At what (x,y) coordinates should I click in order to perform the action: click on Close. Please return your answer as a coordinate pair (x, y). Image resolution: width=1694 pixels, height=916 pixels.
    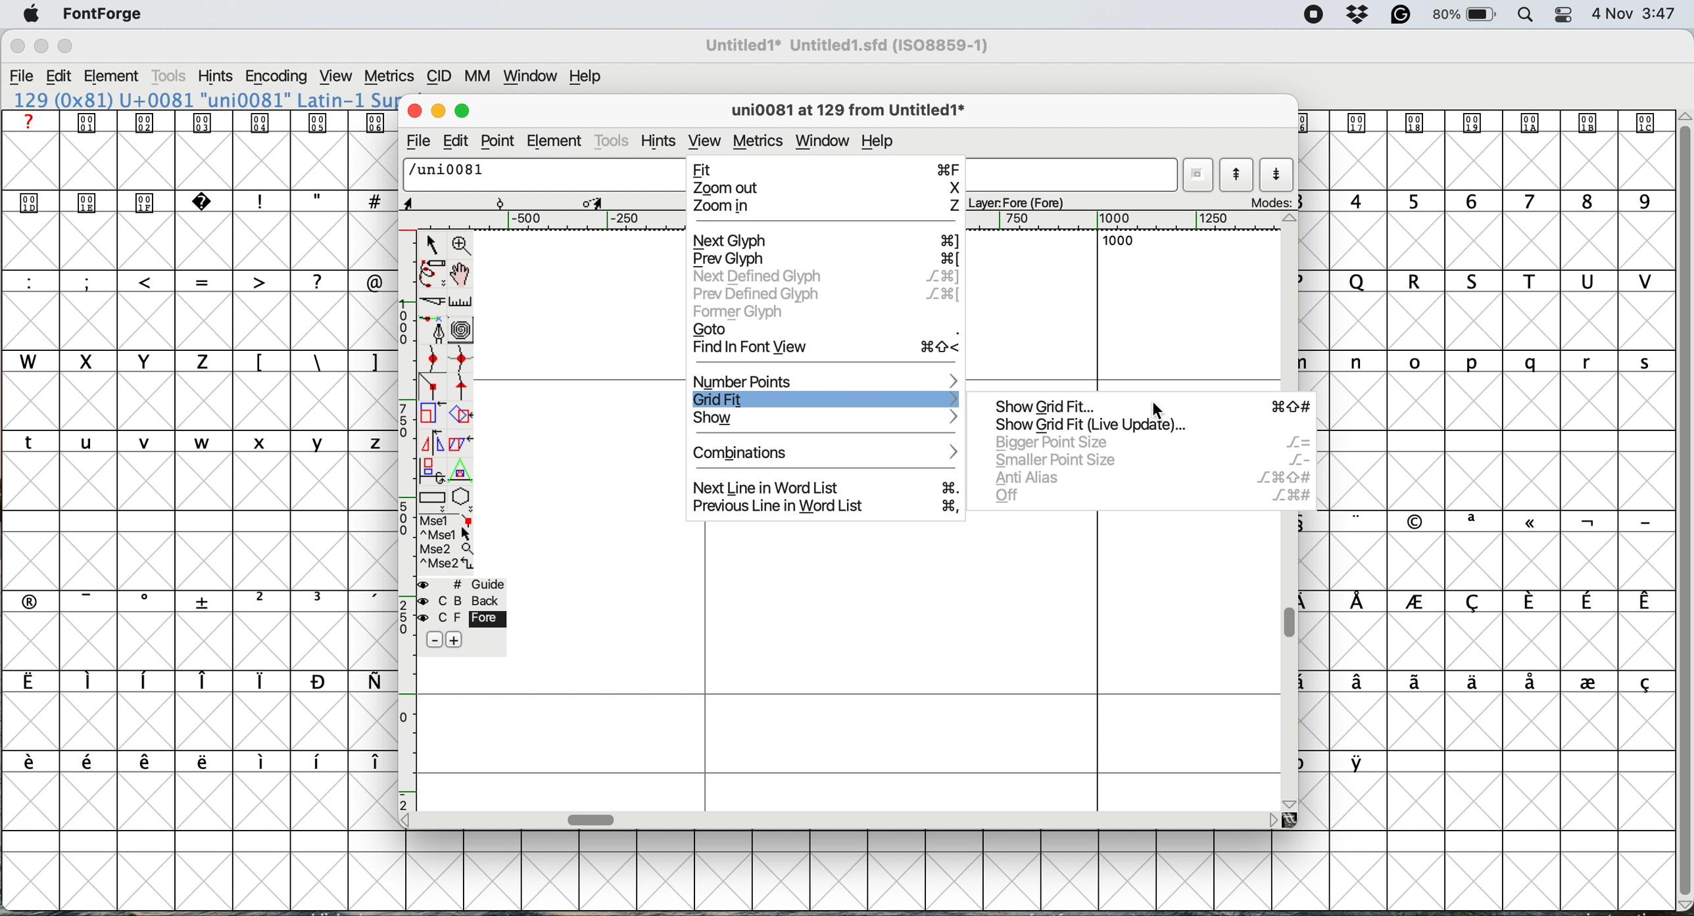
    Looking at the image, I should click on (18, 47).